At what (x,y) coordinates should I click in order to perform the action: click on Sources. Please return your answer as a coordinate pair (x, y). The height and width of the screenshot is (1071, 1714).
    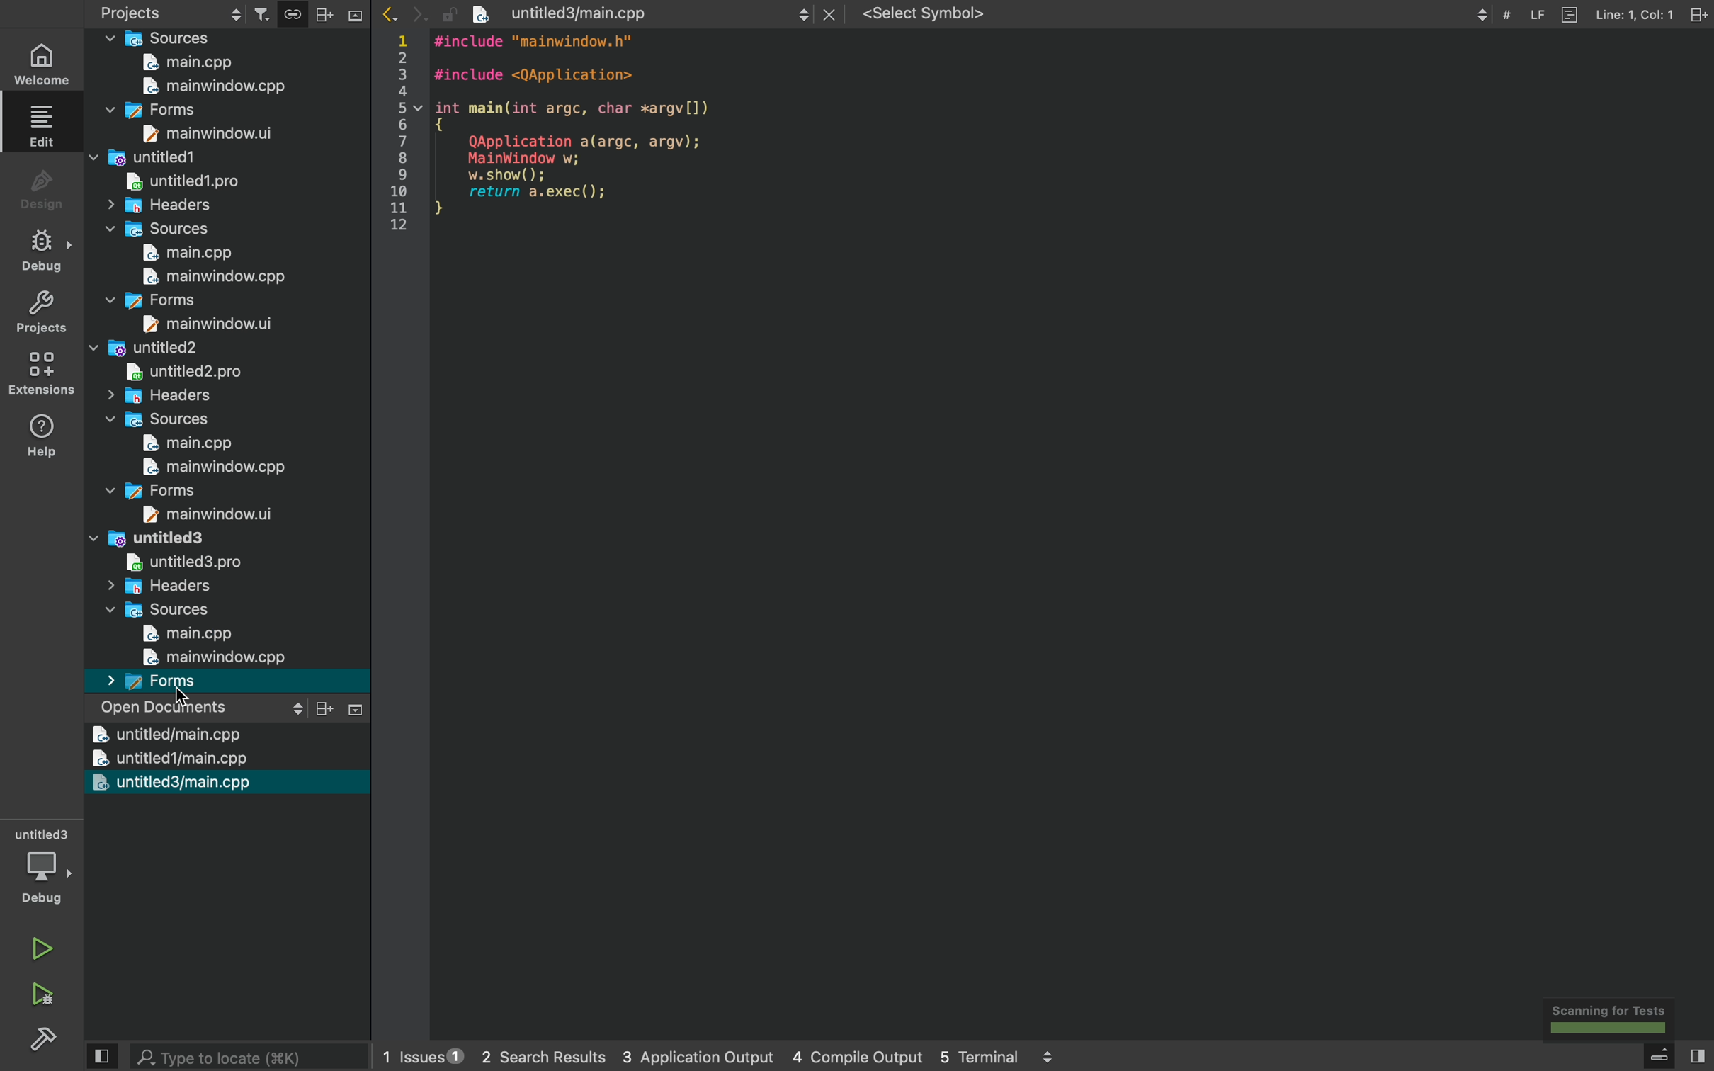
    Looking at the image, I should click on (157, 612).